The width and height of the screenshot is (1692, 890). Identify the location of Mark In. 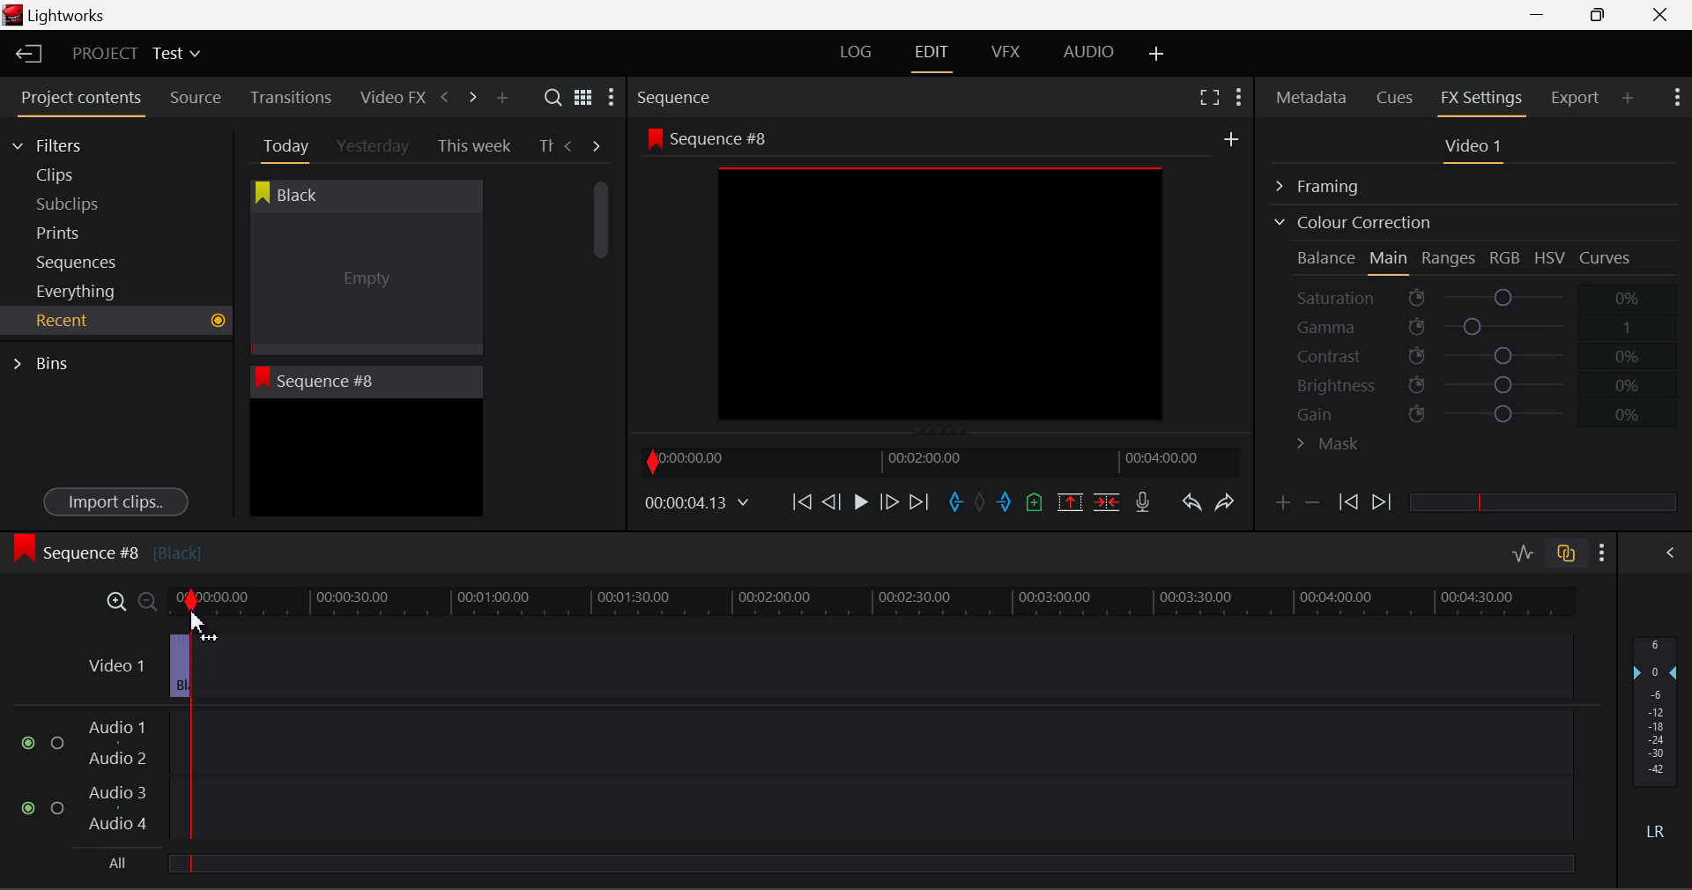
(957, 503).